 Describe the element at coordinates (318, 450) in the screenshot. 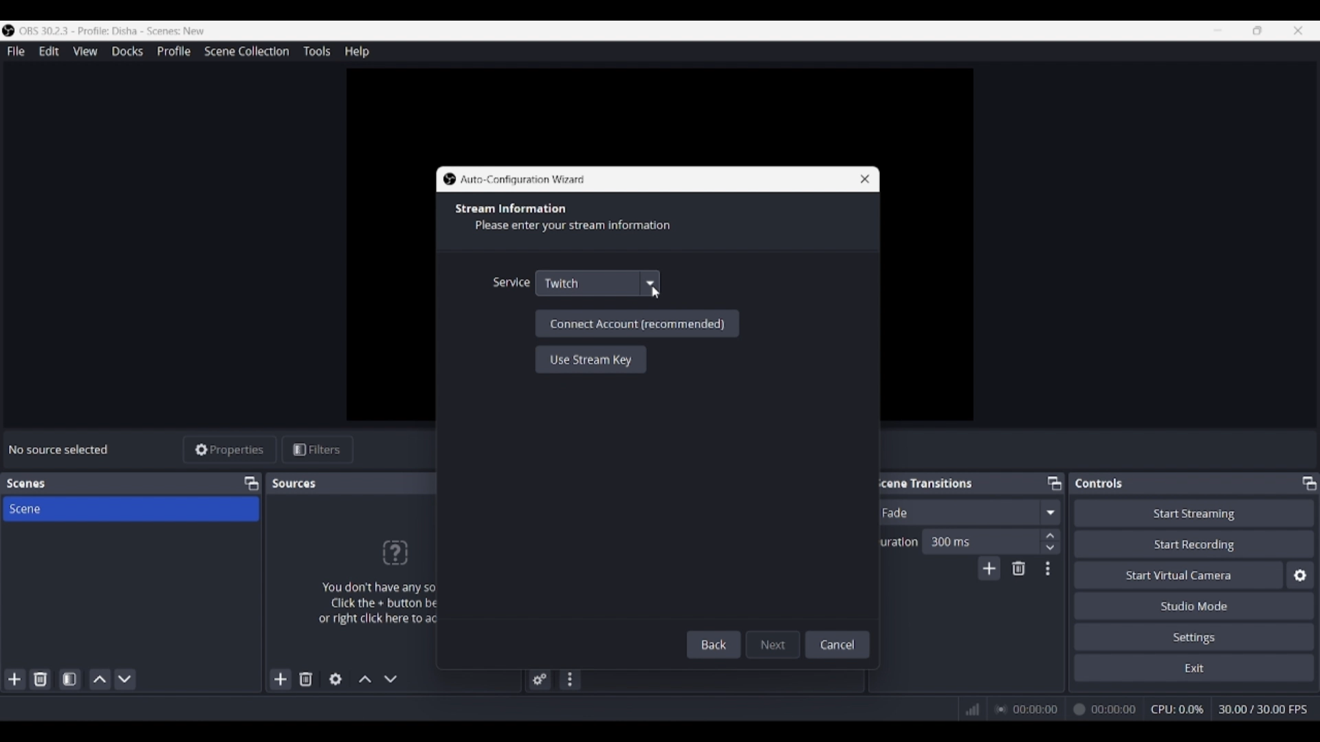

I see `Filters` at that location.